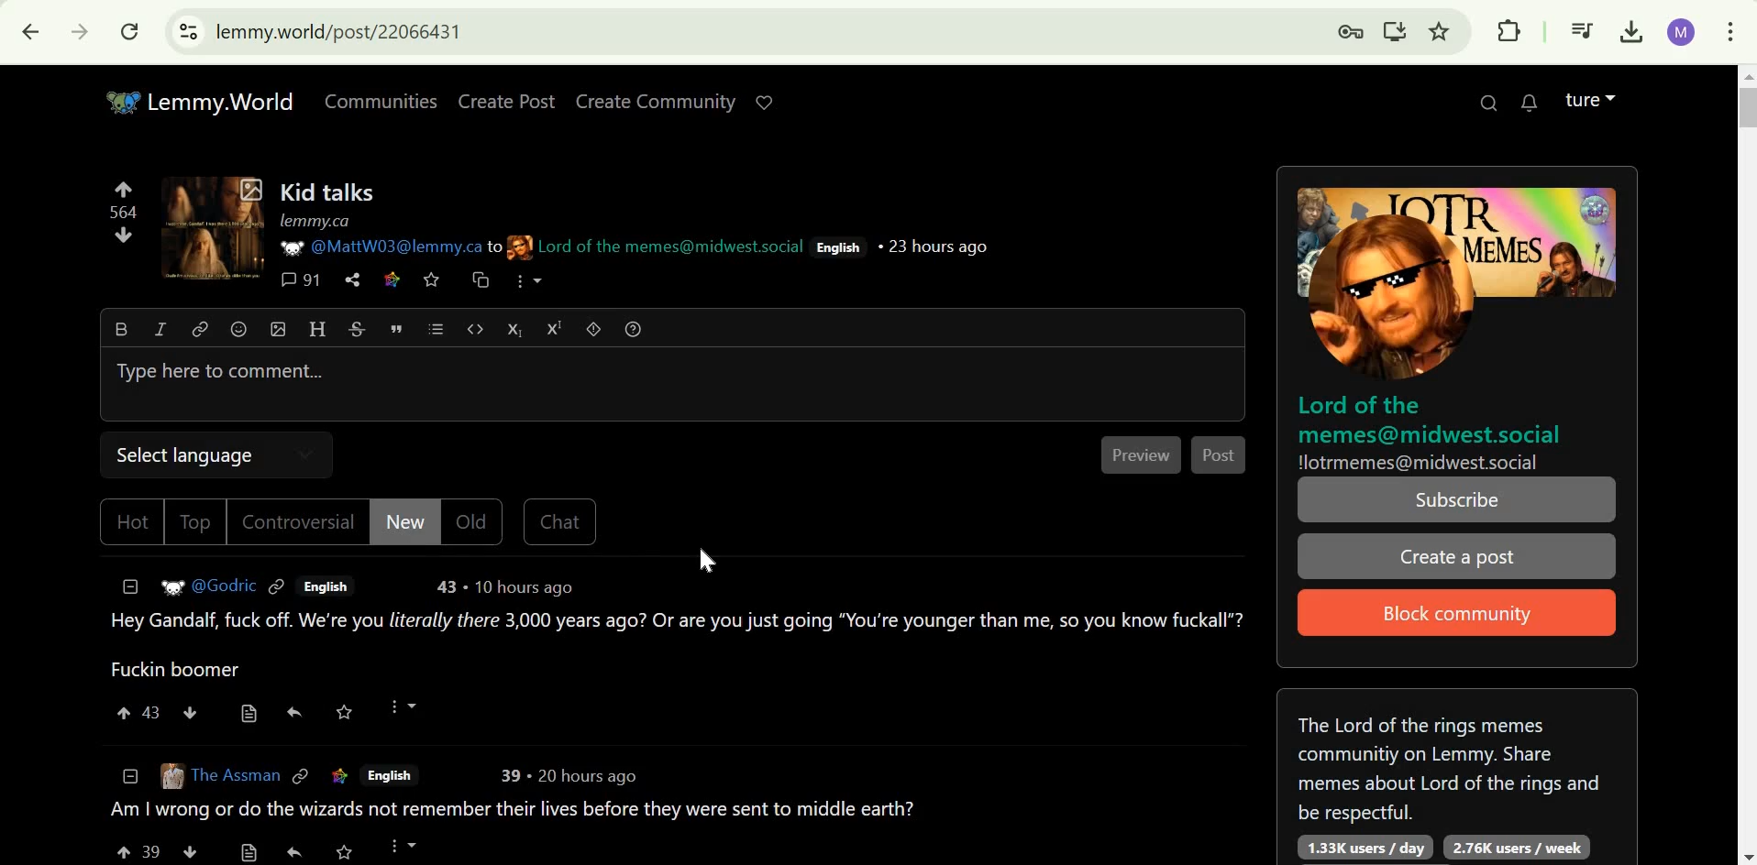  I want to click on create a post, so click(1454, 557).